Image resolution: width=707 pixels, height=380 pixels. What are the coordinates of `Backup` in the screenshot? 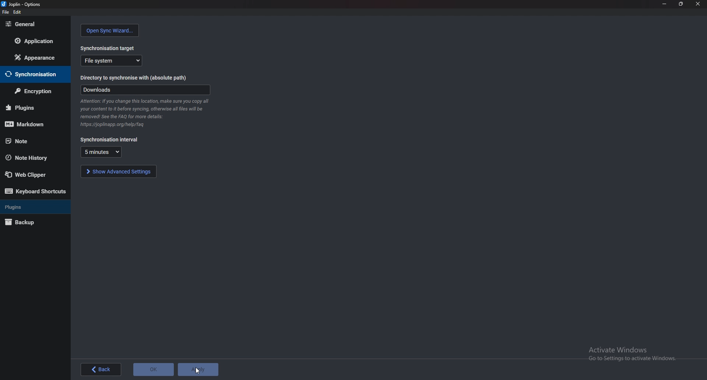 It's located at (34, 222).